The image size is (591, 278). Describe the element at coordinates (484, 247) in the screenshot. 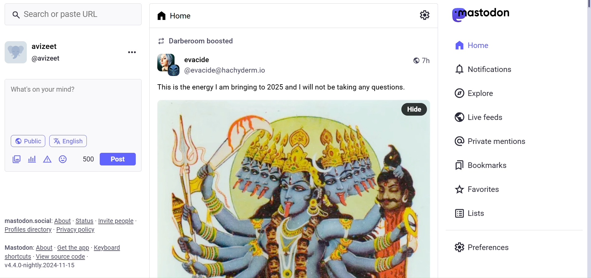

I see `Preferences` at that location.